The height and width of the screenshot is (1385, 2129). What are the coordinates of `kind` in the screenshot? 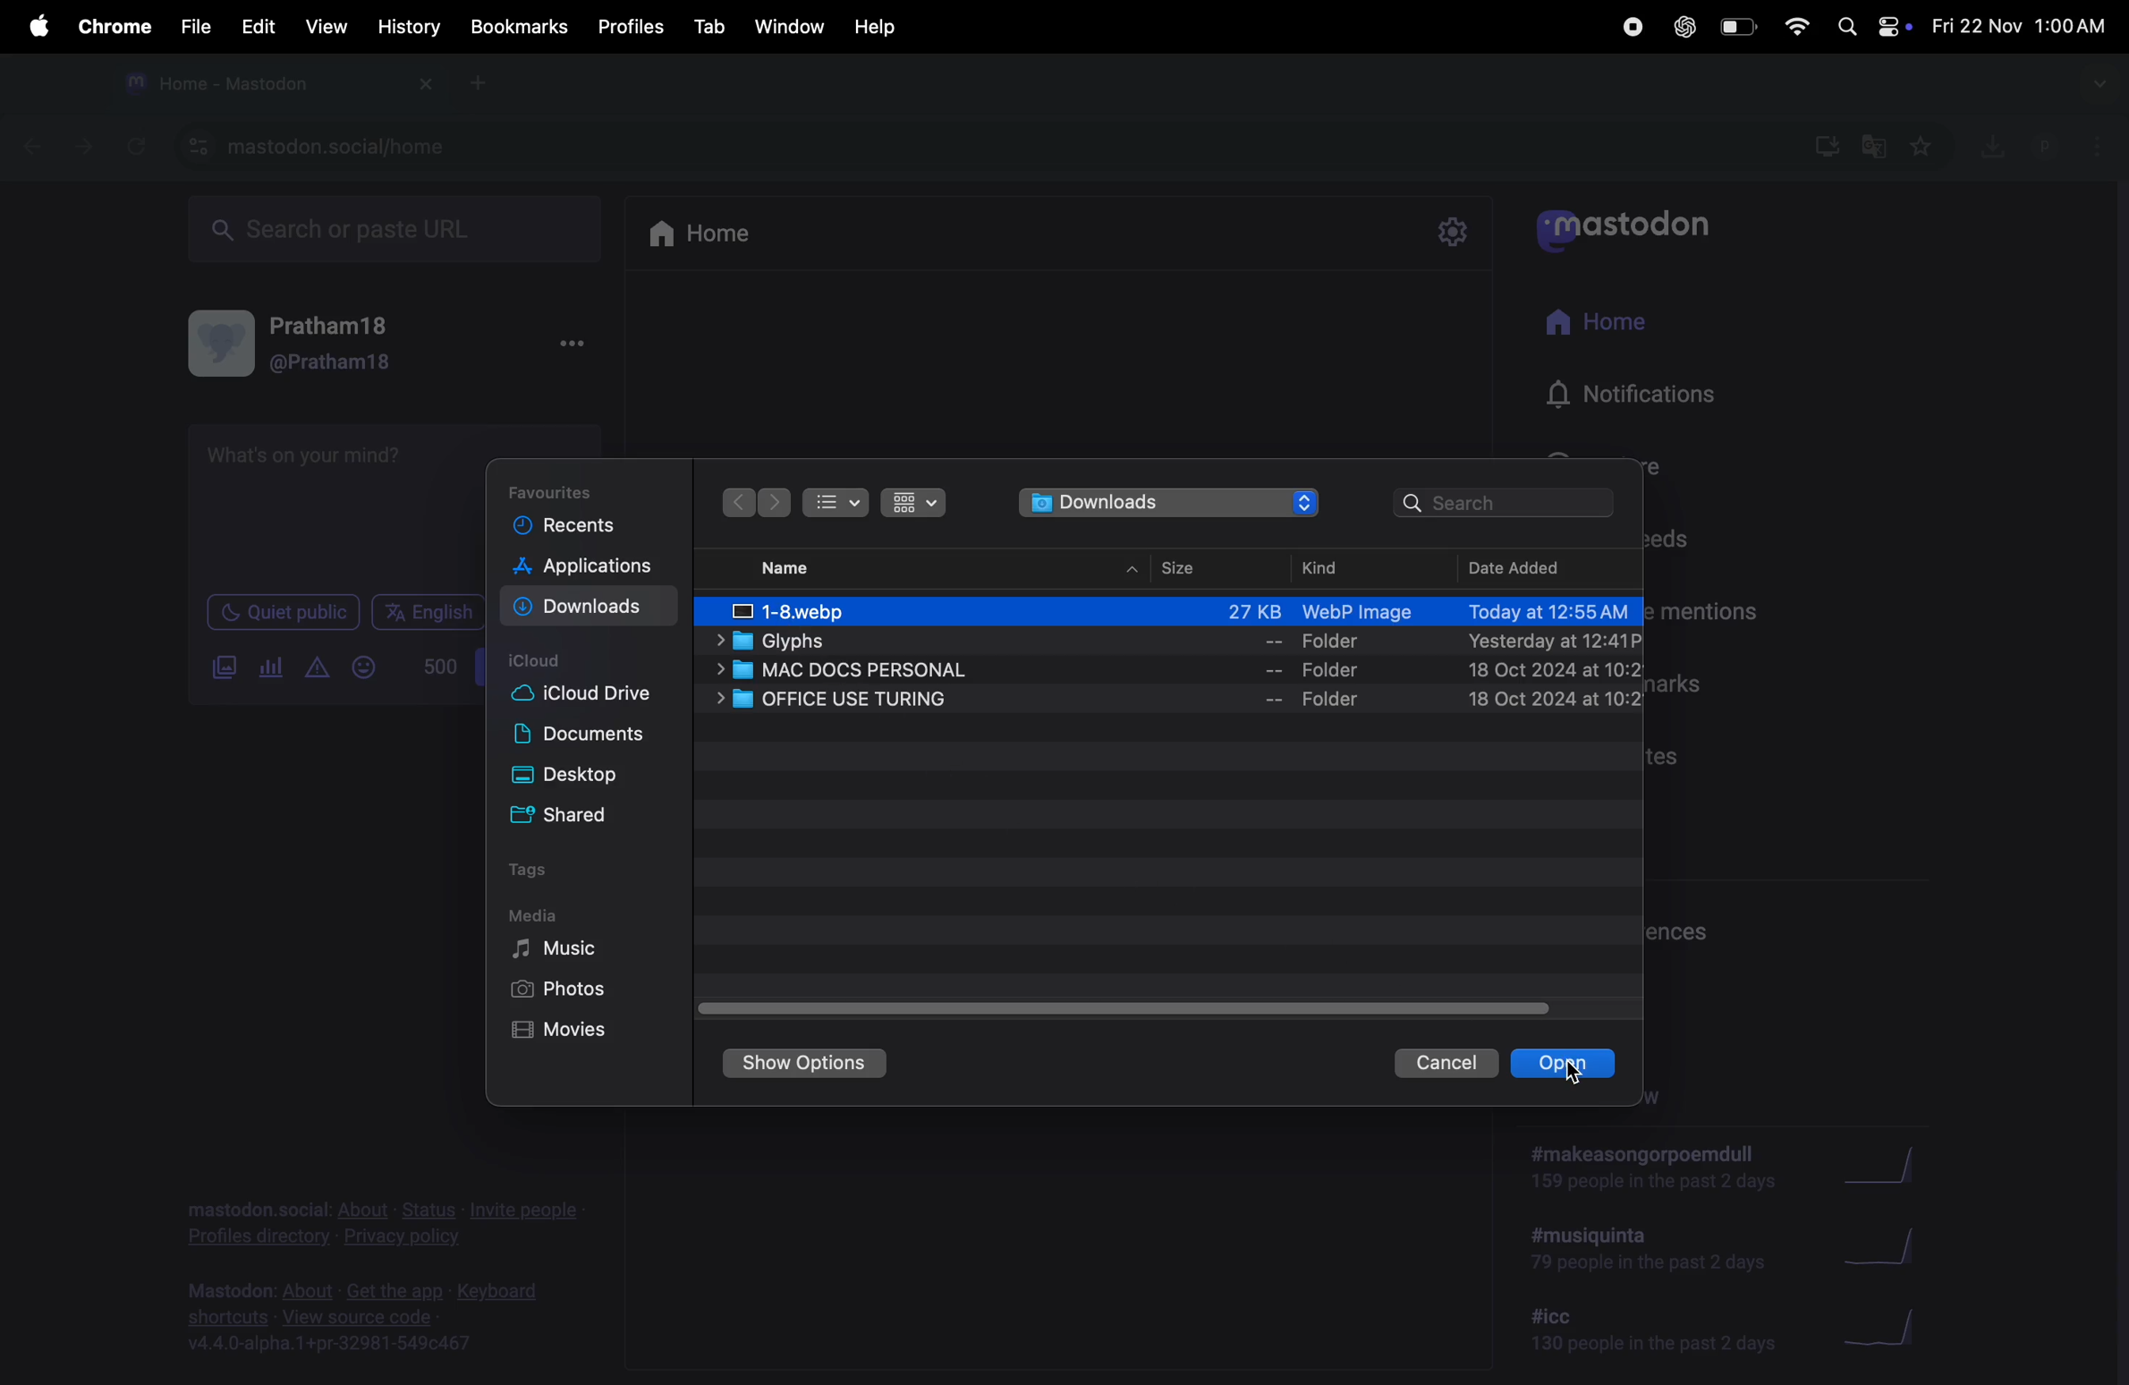 It's located at (1335, 565).